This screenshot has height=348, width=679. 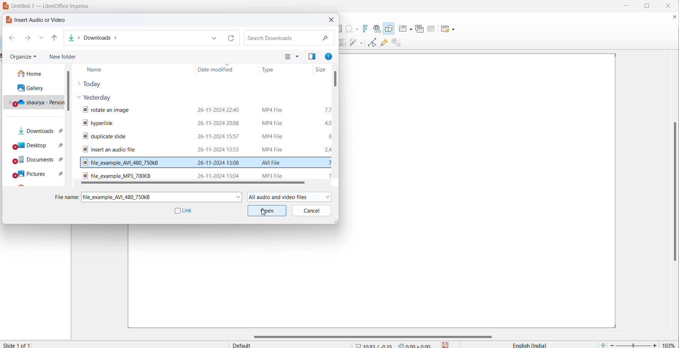 I want to click on Slide layout options, so click(x=453, y=29).